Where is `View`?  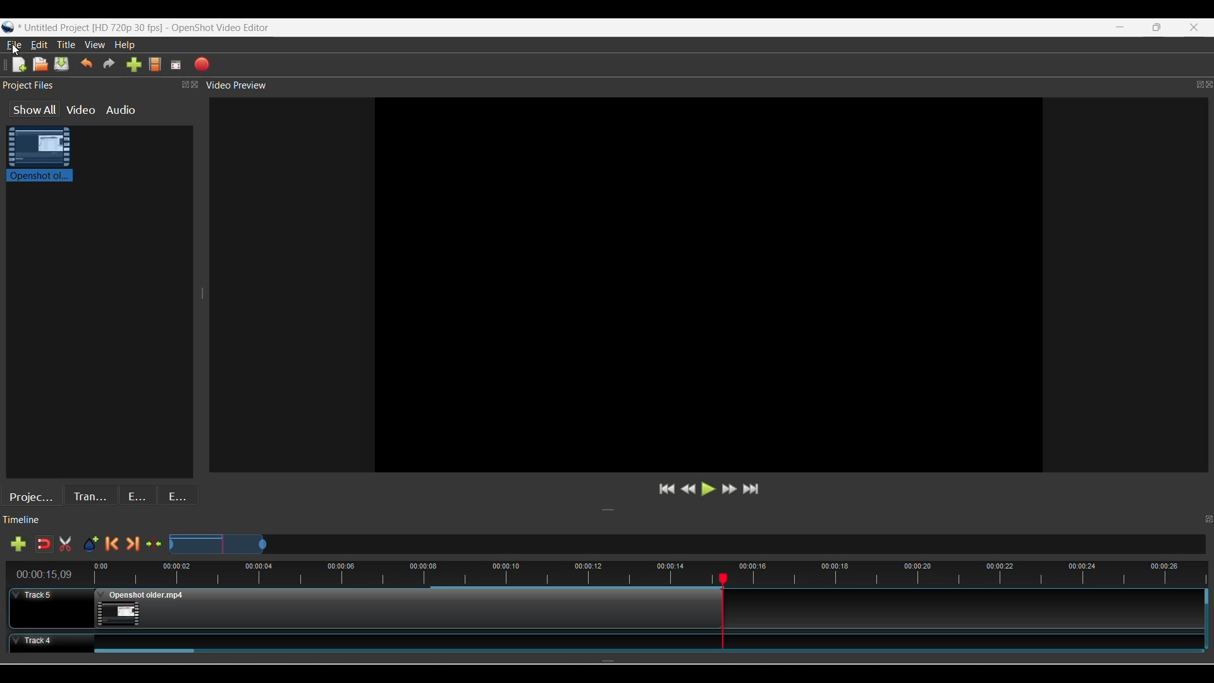 View is located at coordinates (95, 45).